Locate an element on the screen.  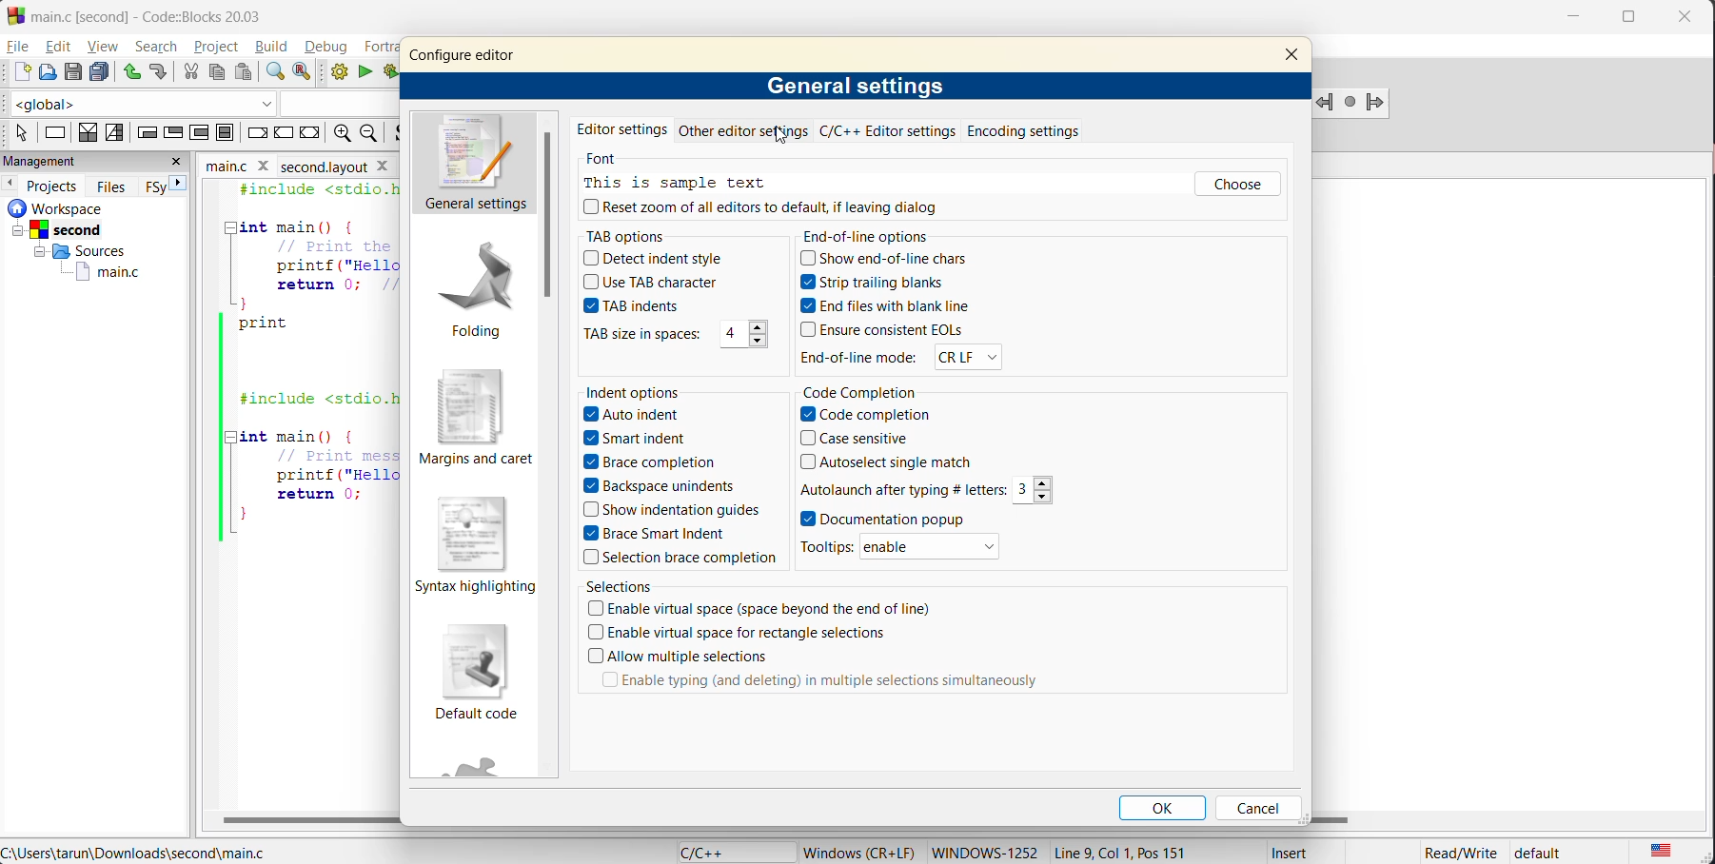
editor settings is located at coordinates (624, 129).